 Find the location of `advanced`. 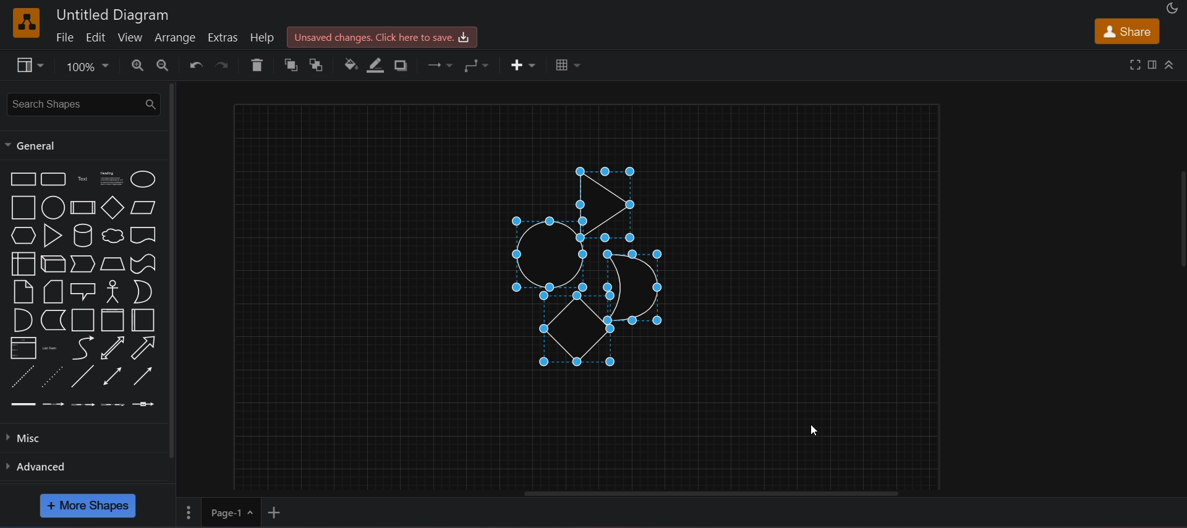

advanced is located at coordinates (47, 466).